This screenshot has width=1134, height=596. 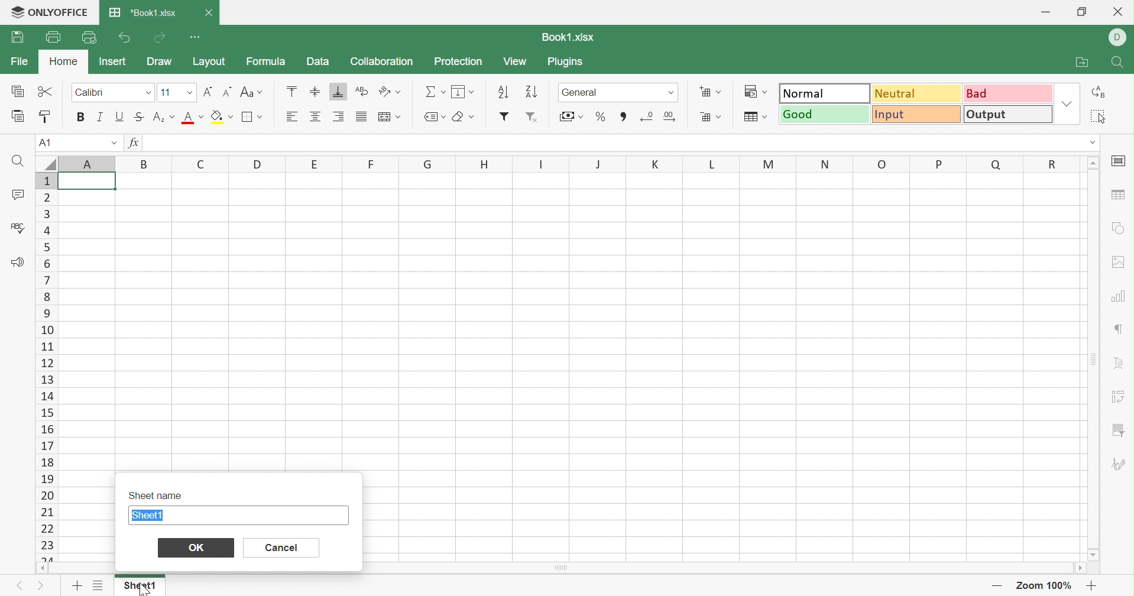 What do you see at coordinates (196, 35) in the screenshot?
I see `Customize Quick Access Toolbar` at bounding box center [196, 35].